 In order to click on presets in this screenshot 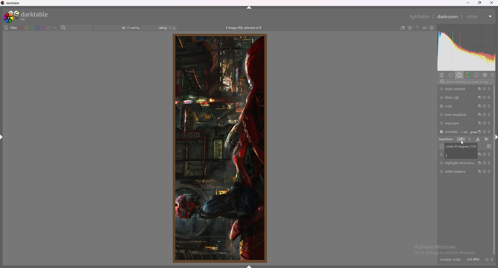, I will do `click(489, 106)`.